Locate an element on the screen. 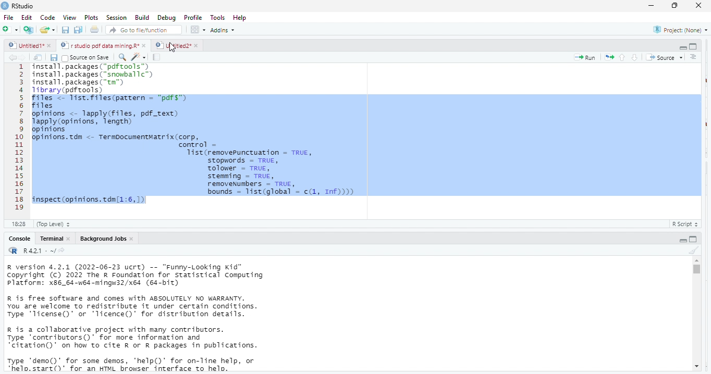 This screenshot has height=374, width=711. hide r script is located at coordinates (683, 48).